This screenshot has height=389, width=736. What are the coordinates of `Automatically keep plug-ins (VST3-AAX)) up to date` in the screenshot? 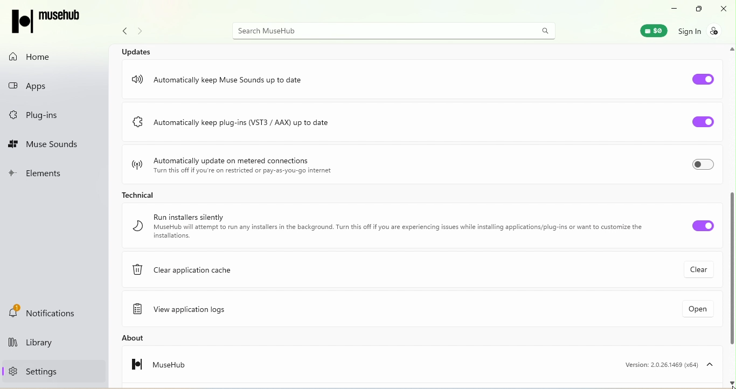 It's located at (260, 125).